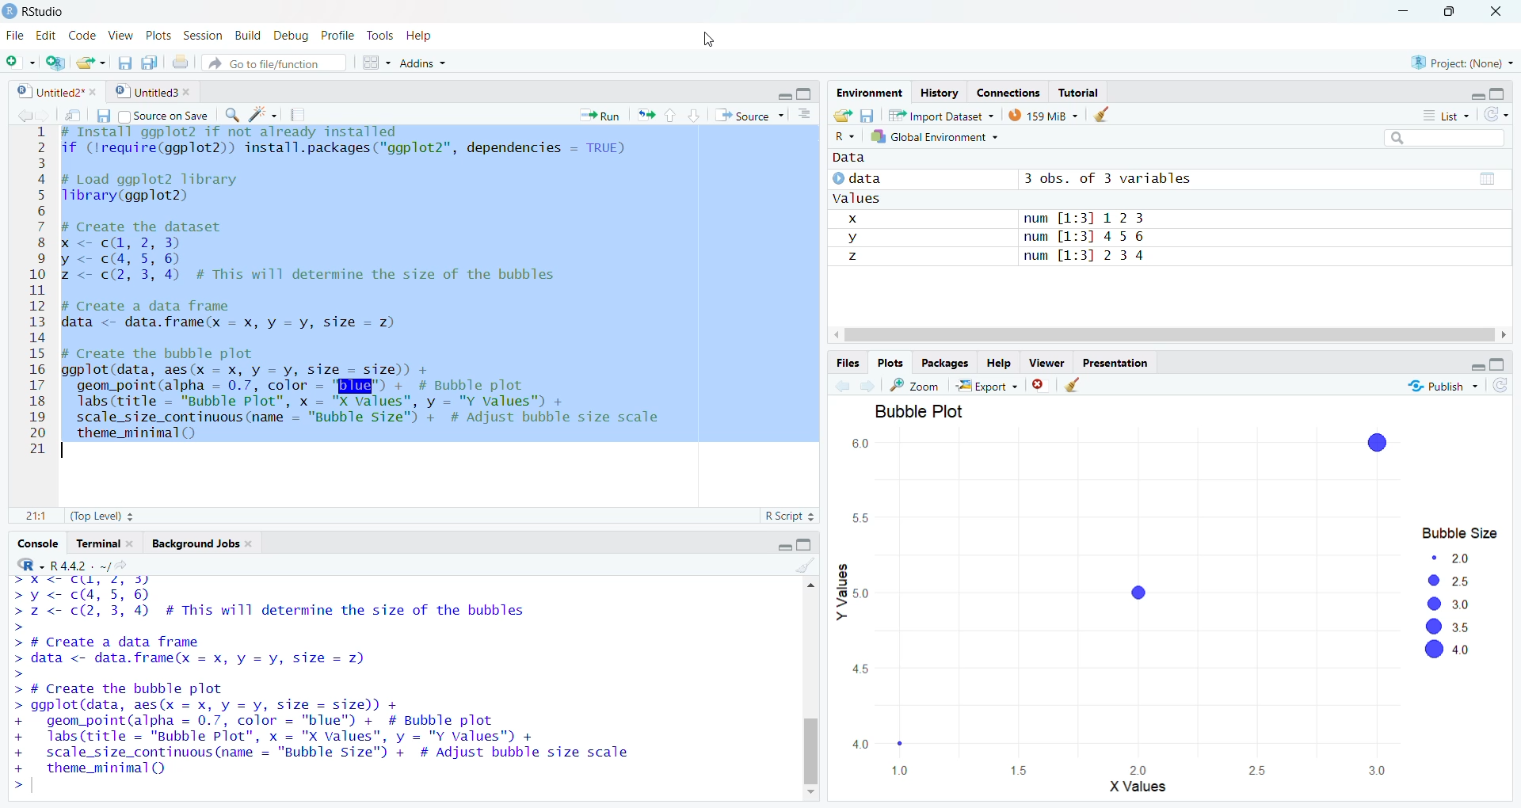  I want to click on Data
© data 3 obs. of 3 variables om
values

x num [1:3] 12 3

y num [1:3] 456

z num [1:3] 2 3 4, so click(1159, 223).